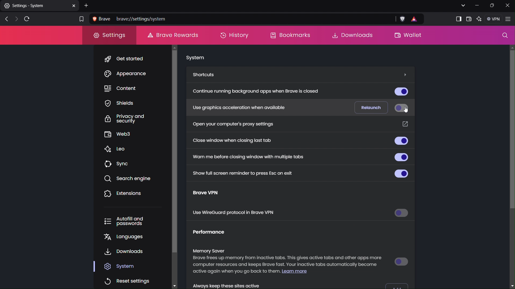  What do you see at coordinates (492, 5) in the screenshot?
I see `Maximize` at bounding box center [492, 5].